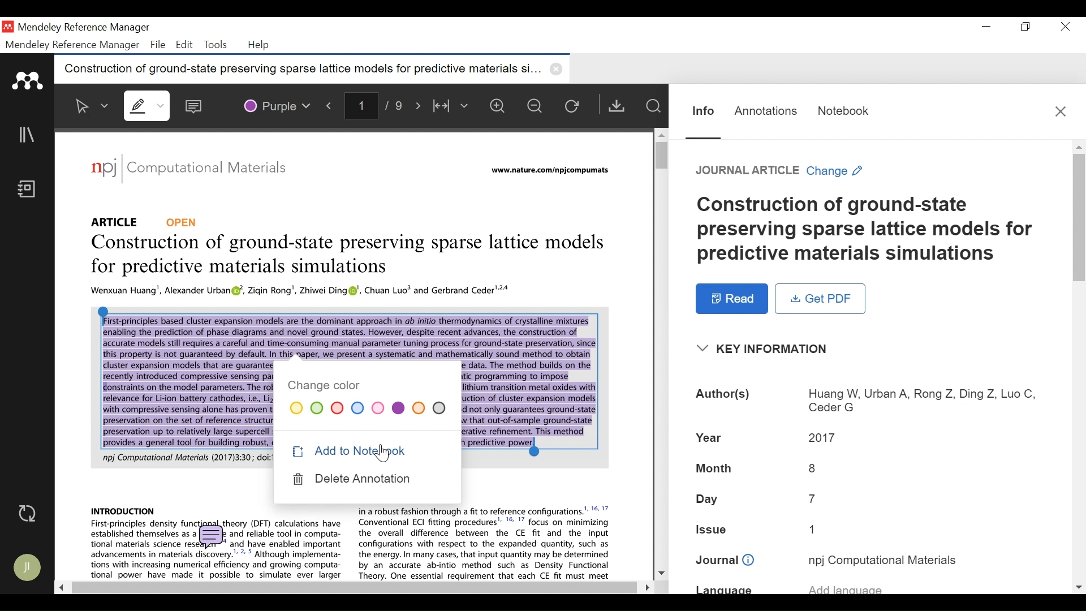  Describe the element at coordinates (368, 408) in the screenshot. I see `Color` at that location.